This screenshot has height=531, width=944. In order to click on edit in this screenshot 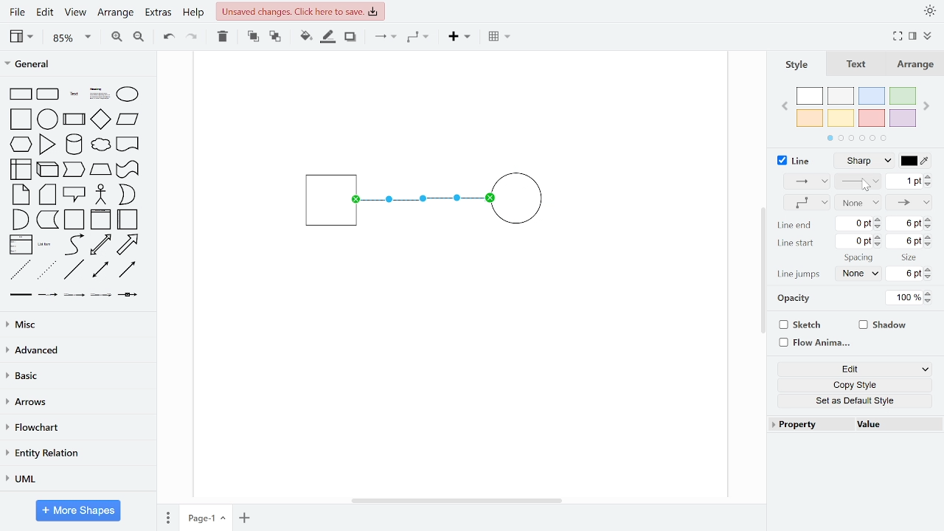, I will do `click(857, 368)`.